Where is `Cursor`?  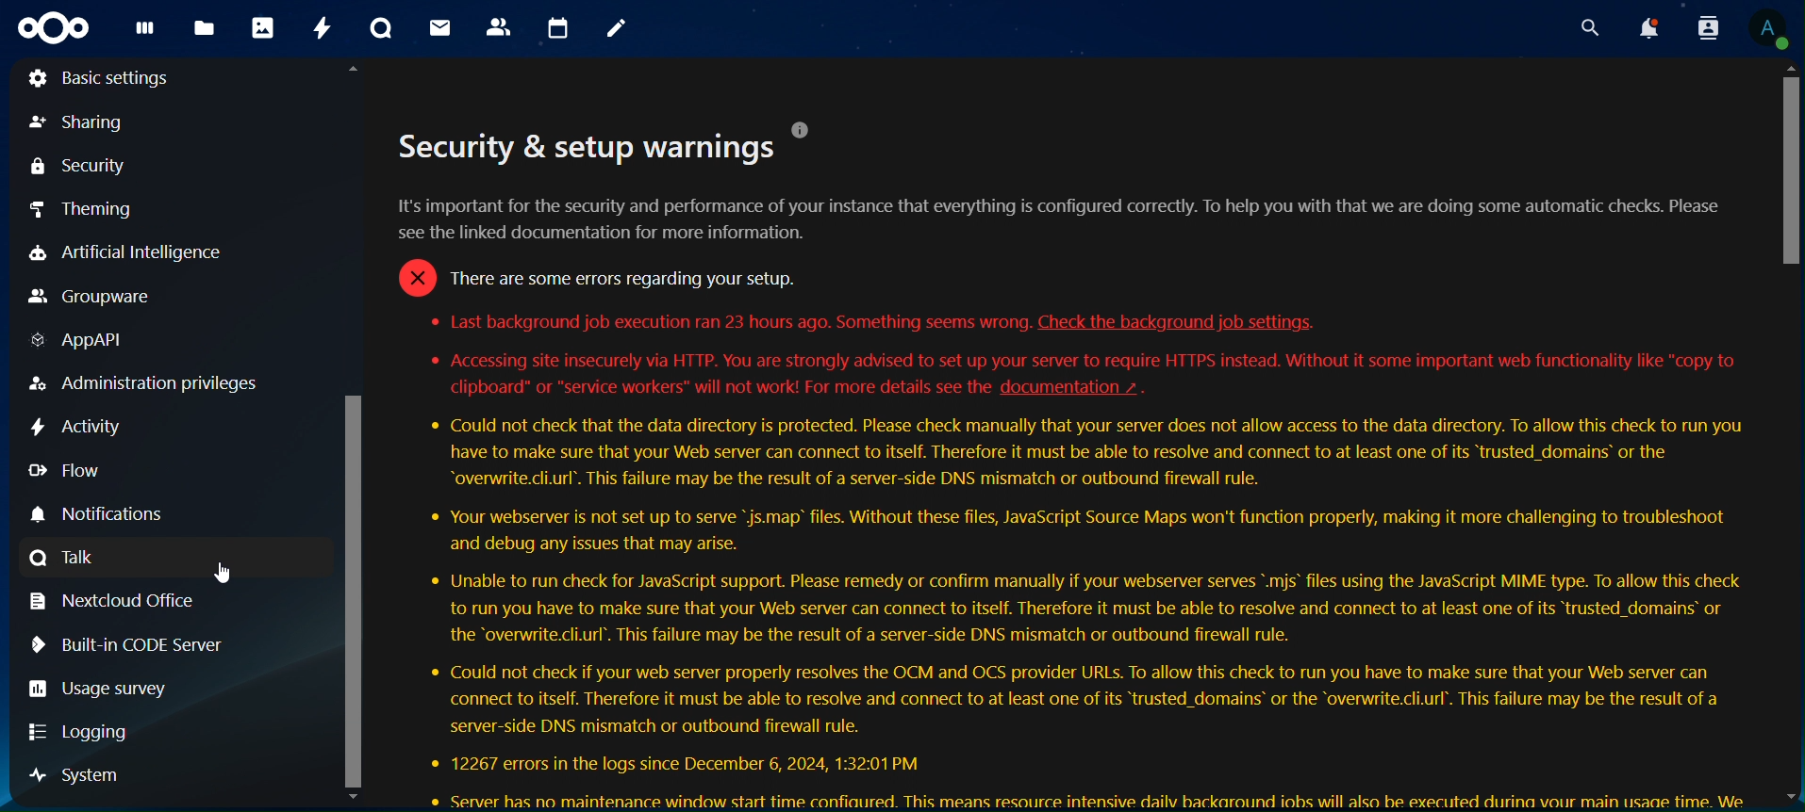 Cursor is located at coordinates (227, 575).